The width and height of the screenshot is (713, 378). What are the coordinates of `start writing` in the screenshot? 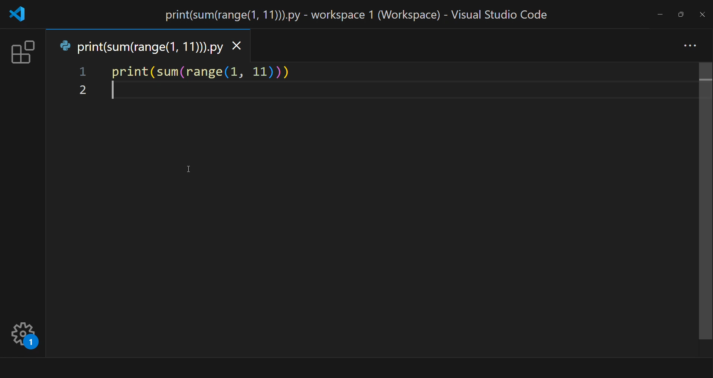 It's located at (114, 92).